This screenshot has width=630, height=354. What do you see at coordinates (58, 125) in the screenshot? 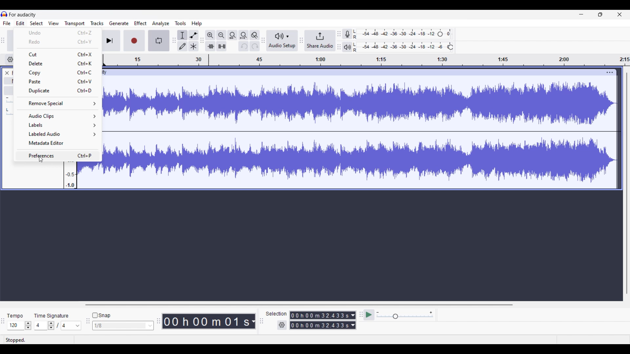
I see `Label options` at bounding box center [58, 125].